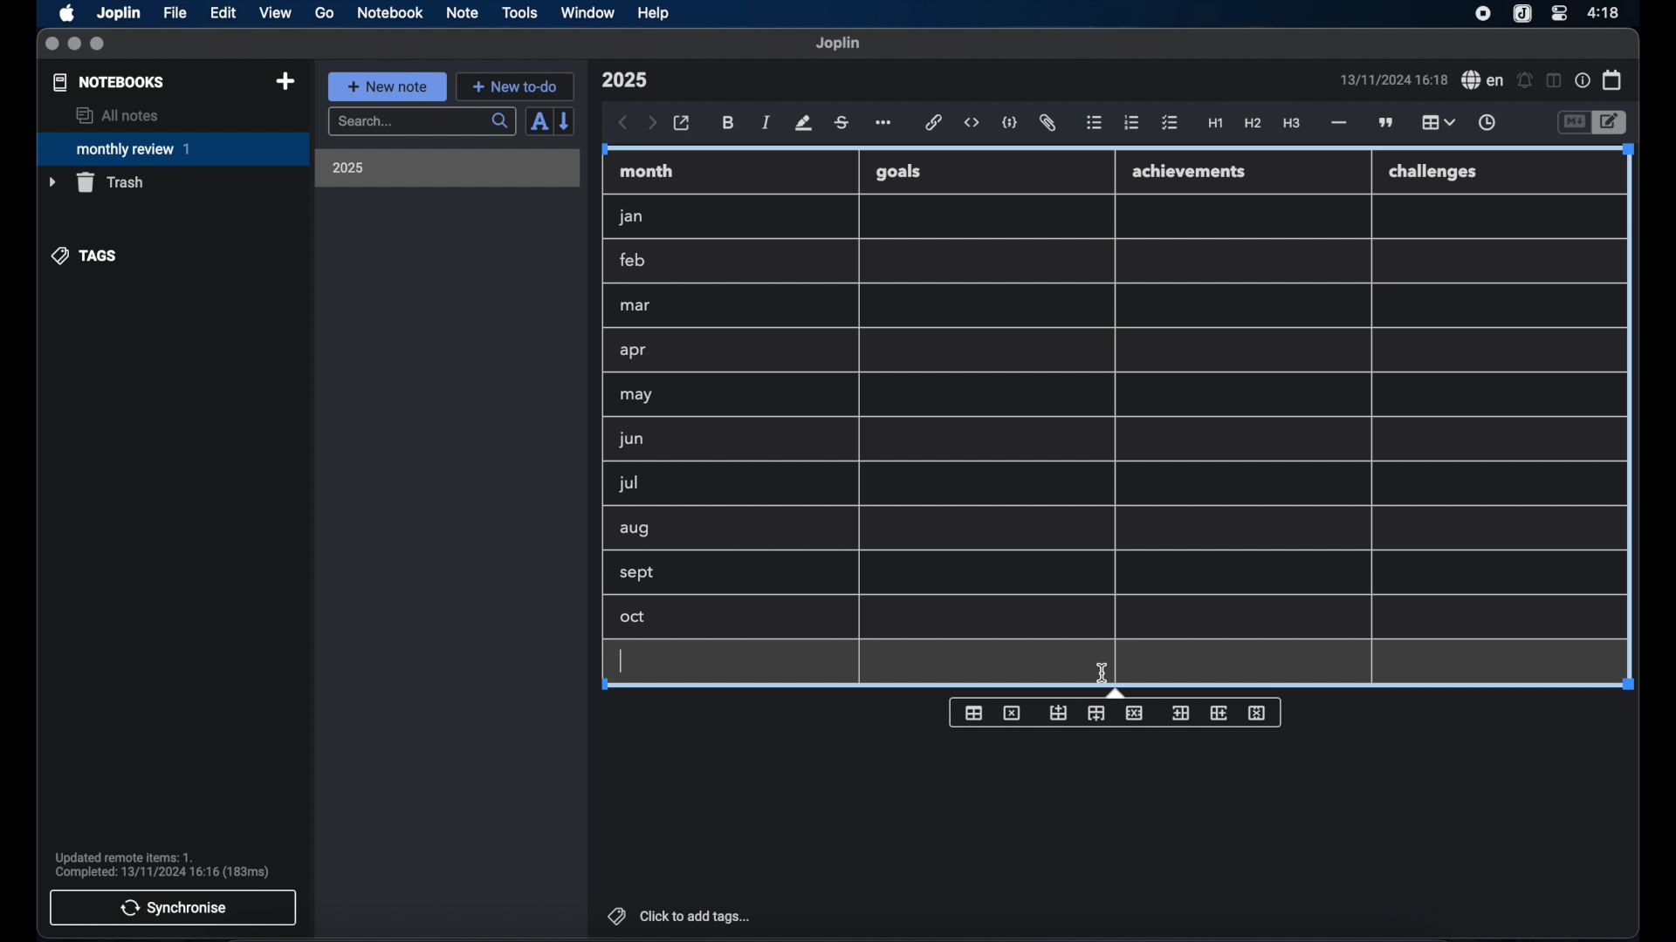 This screenshot has width=1676, height=942. Describe the element at coordinates (588, 12) in the screenshot. I see `window` at that location.